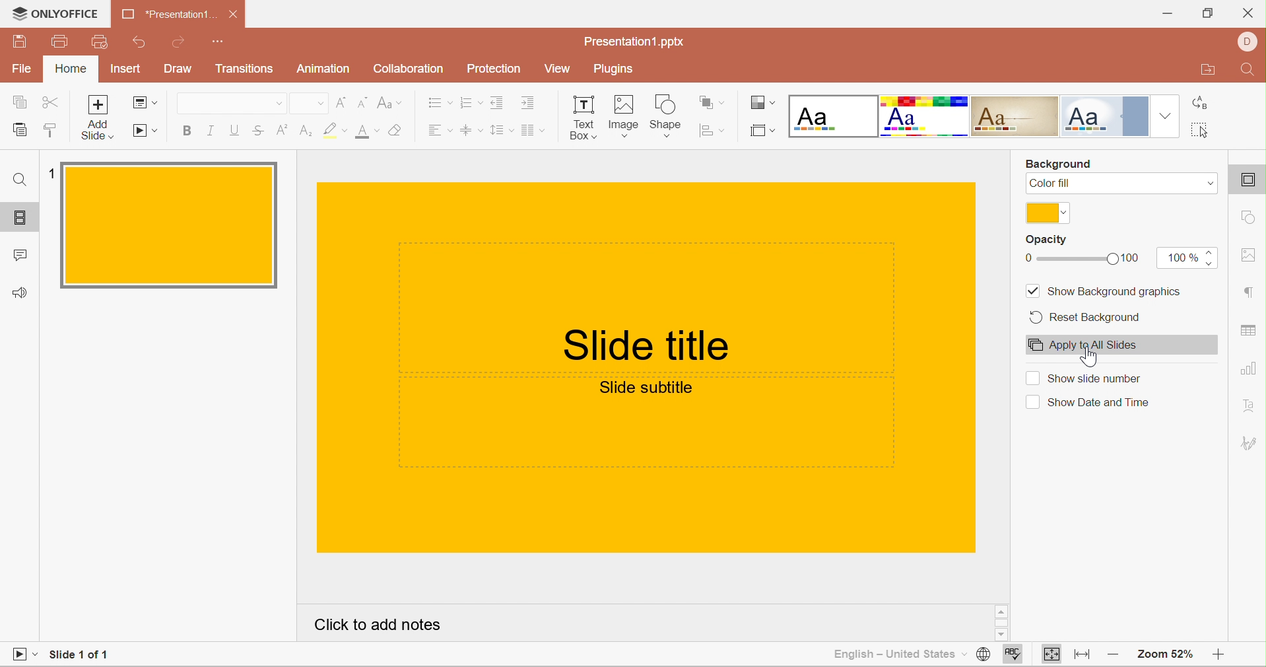 The image size is (1266, 667). What do you see at coordinates (1207, 15) in the screenshot?
I see `Restore Down` at bounding box center [1207, 15].